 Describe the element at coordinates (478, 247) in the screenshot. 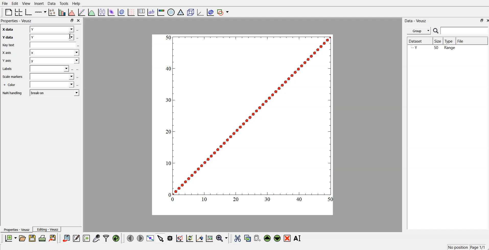

I see `Page 1/1 ` at that location.